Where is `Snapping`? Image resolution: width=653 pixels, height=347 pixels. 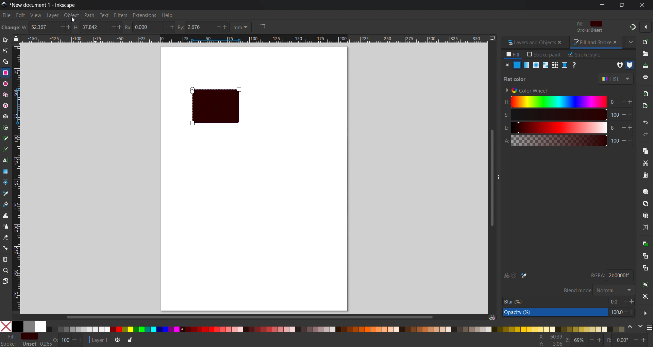 Snapping is located at coordinates (631, 27).